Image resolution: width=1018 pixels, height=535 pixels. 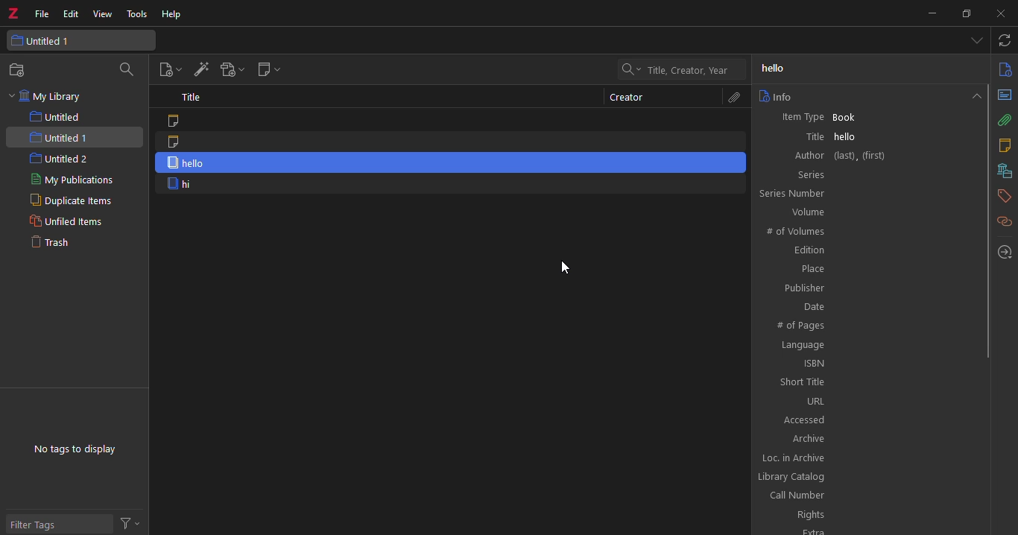 I want to click on creator, so click(x=627, y=98).